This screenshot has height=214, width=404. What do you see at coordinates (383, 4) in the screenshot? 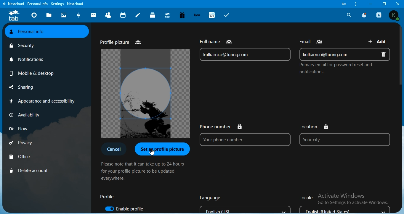
I see `restore window` at bounding box center [383, 4].